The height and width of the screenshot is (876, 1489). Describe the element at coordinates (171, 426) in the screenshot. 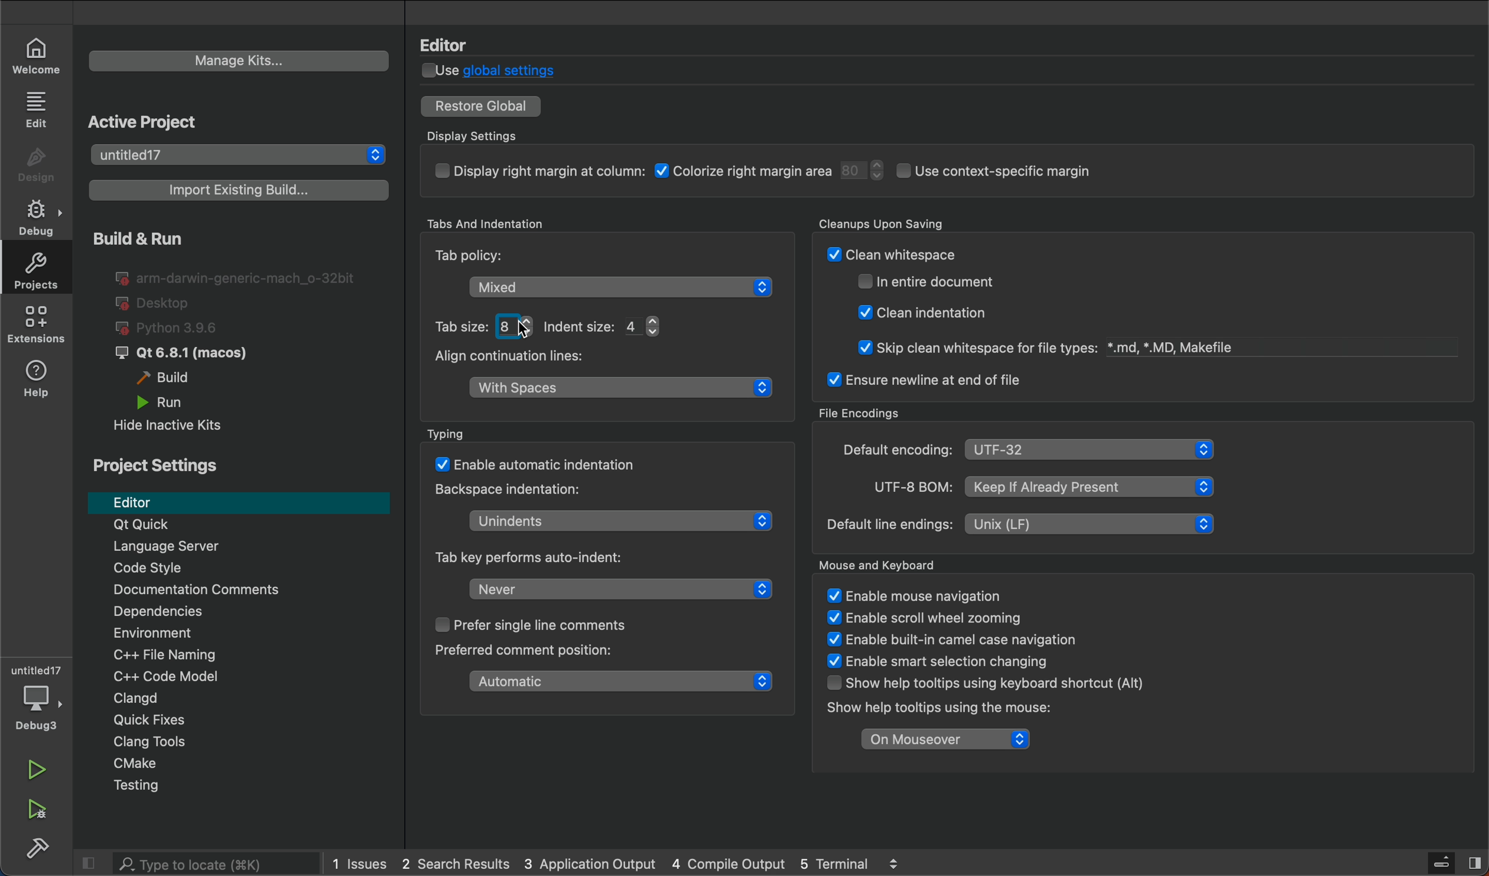

I see `hide inactive kits` at that location.